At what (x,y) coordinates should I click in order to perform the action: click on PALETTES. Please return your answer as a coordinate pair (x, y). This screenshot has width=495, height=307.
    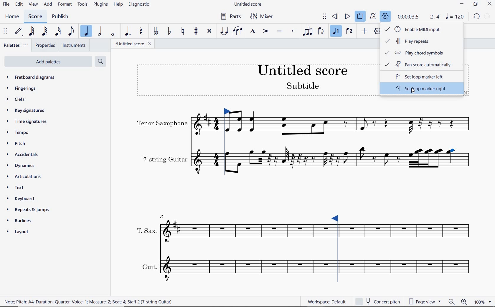
    Looking at the image, I should click on (16, 45).